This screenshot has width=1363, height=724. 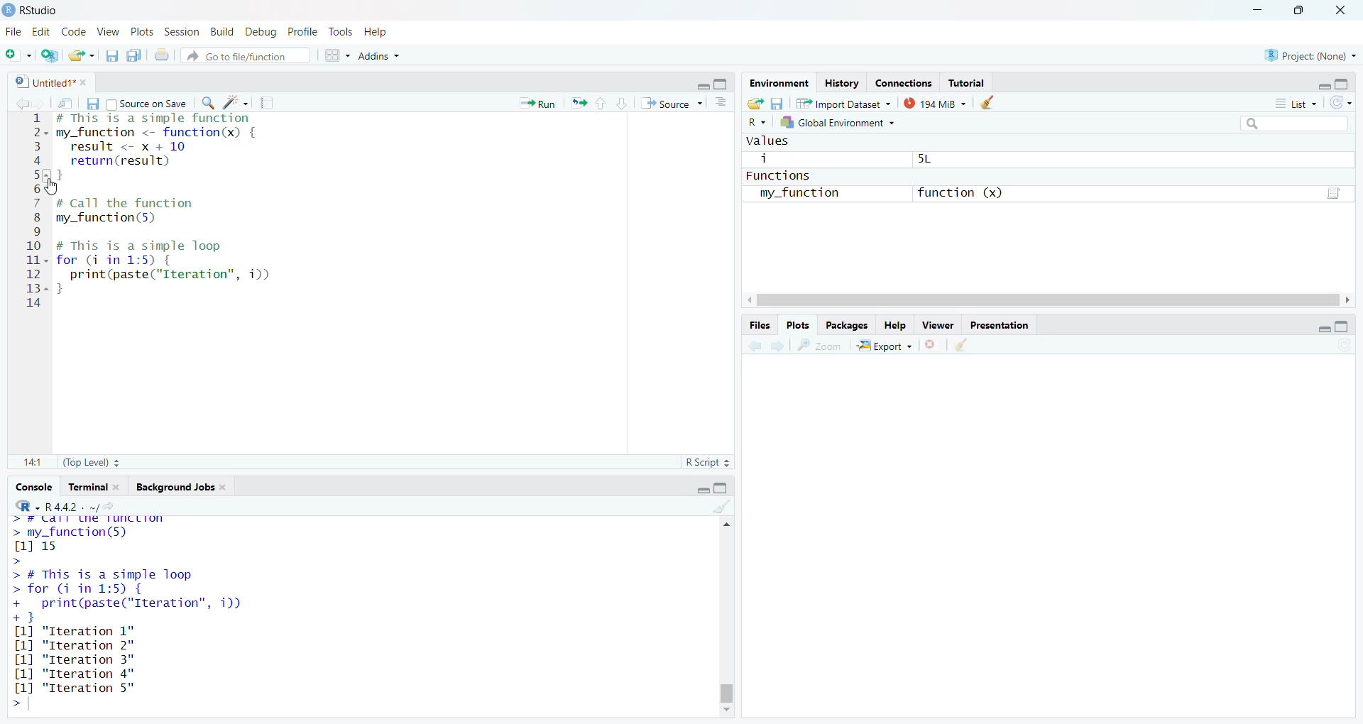 What do you see at coordinates (32, 464) in the screenshot?
I see `14:1` at bounding box center [32, 464].